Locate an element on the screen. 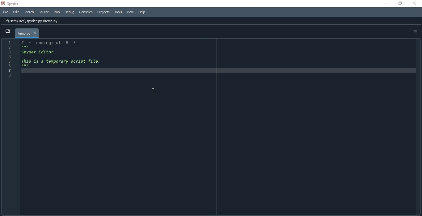 The height and width of the screenshot is (216, 422). File  is located at coordinates (6, 12).